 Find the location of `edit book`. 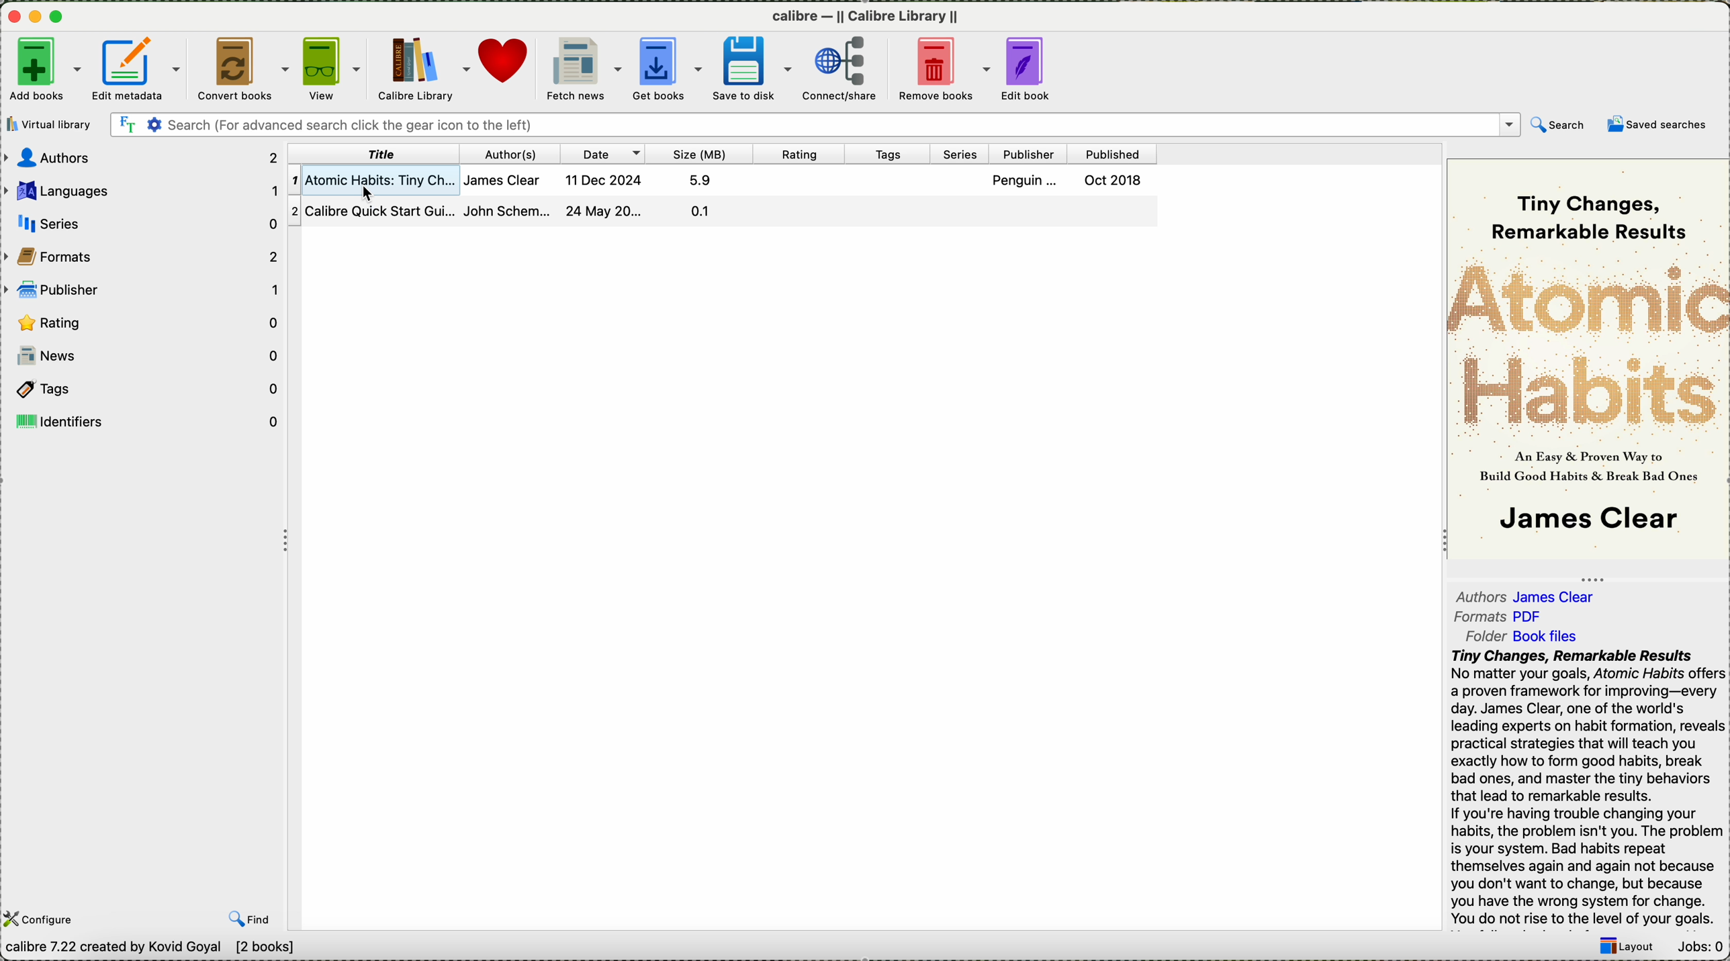

edit book is located at coordinates (1035, 68).